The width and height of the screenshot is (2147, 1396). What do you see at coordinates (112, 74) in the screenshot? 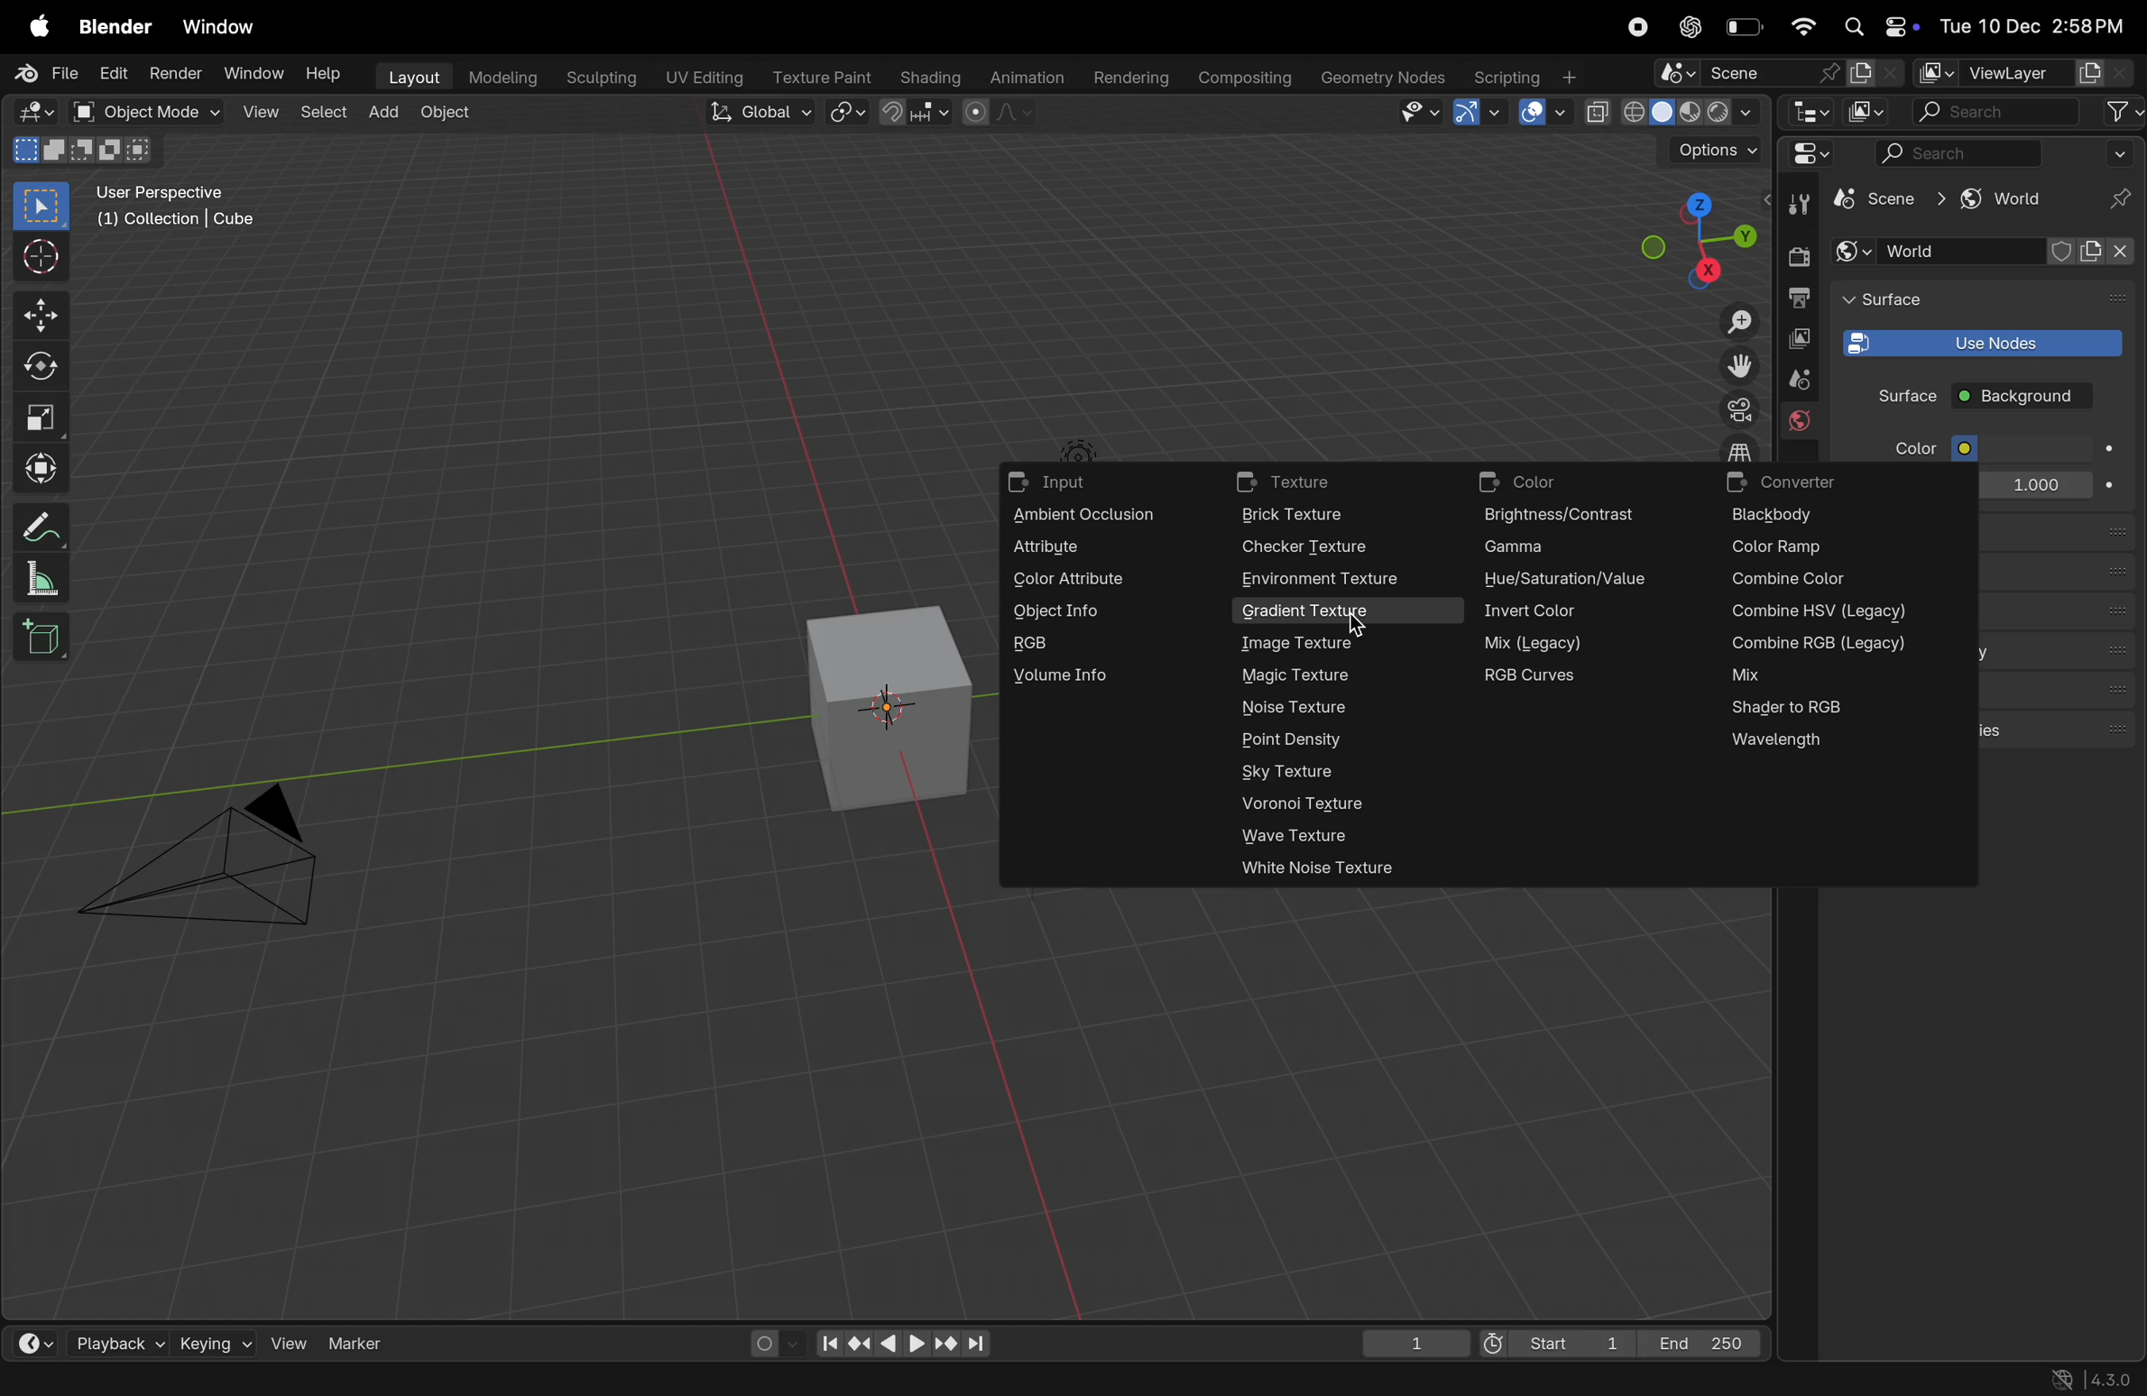
I see `Edit` at bounding box center [112, 74].